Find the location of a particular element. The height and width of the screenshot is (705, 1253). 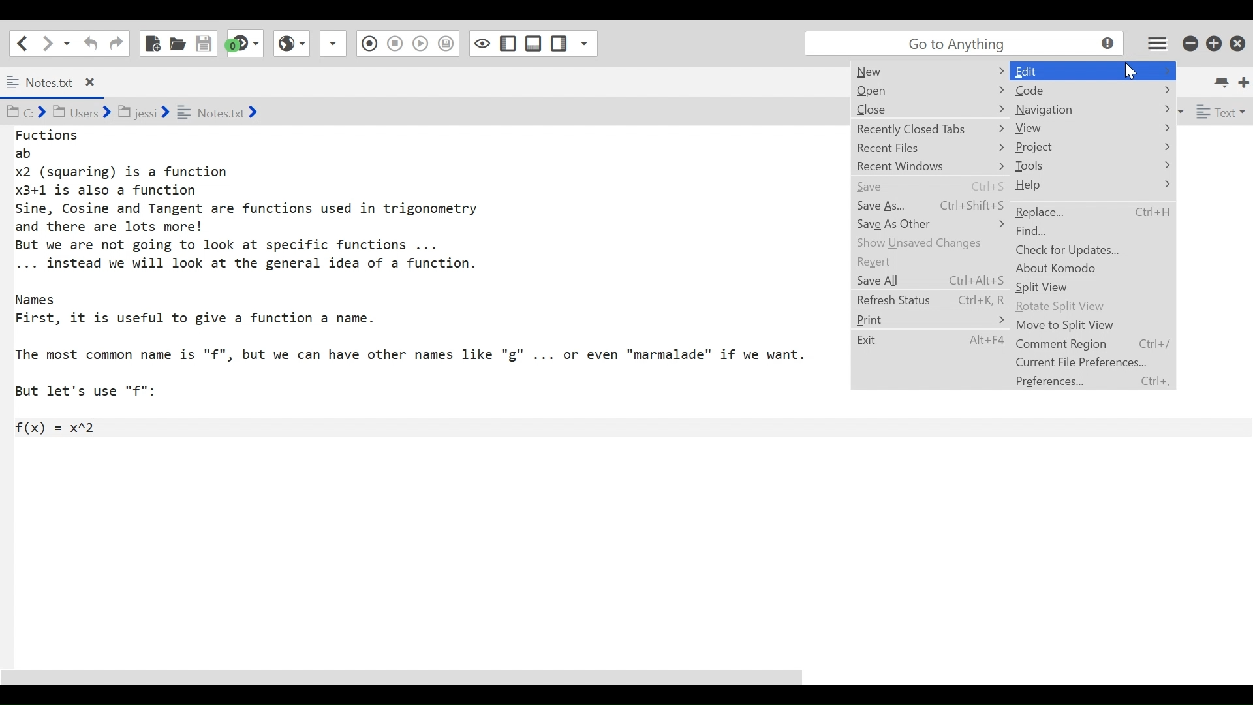

View in Browser is located at coordinates (394, 42).